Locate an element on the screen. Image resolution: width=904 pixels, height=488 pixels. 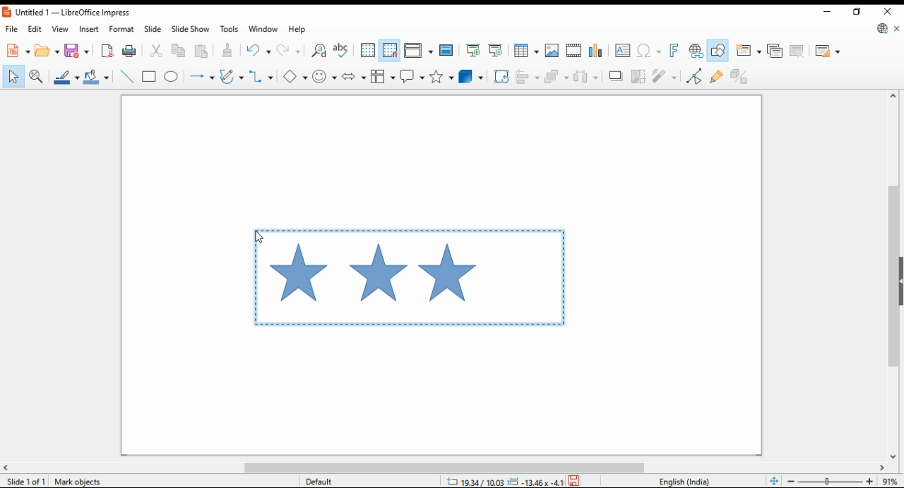
3D objects is located at coordinates (470, 76).